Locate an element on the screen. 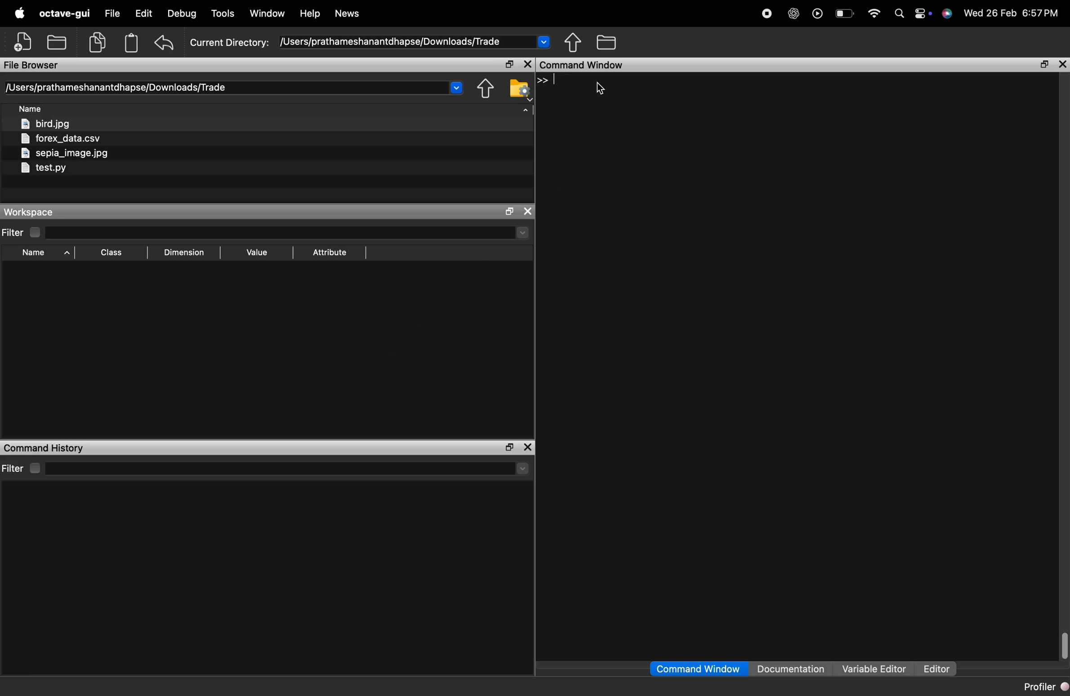 The height and width of the screenshot is (696, 1070). command window is located at coordinates (698, 669).